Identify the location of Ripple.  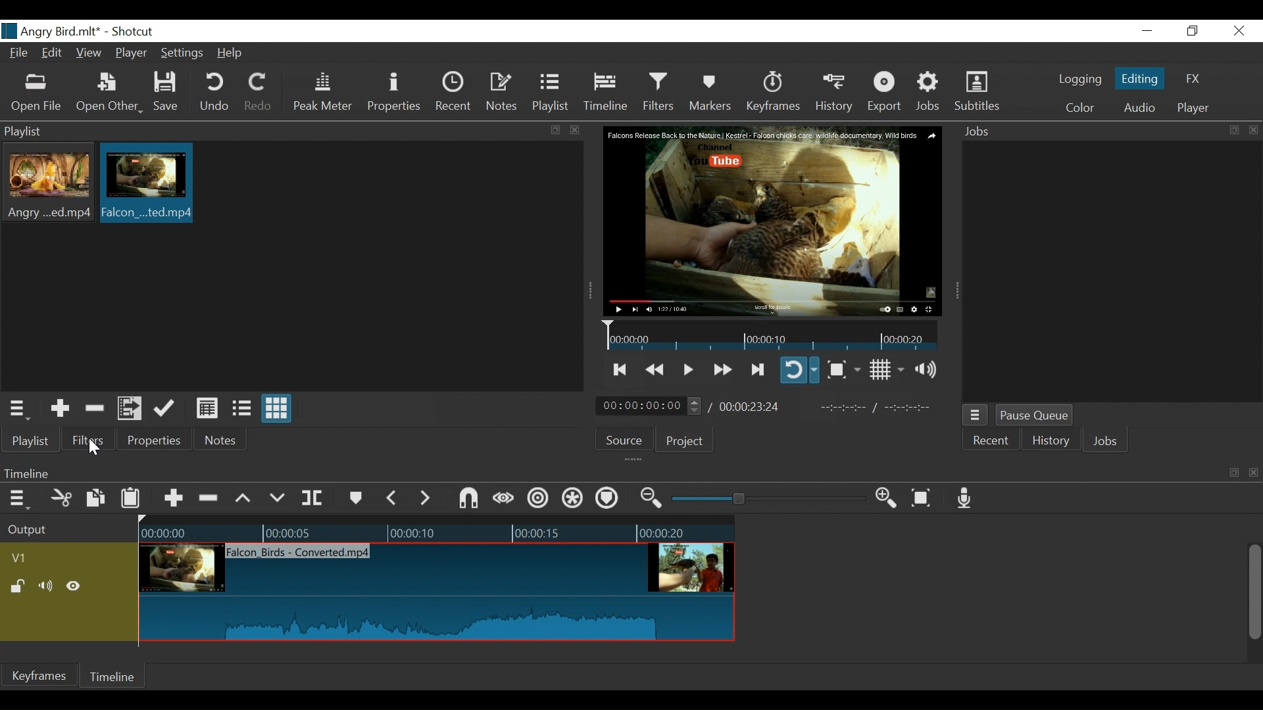
(540, 500).